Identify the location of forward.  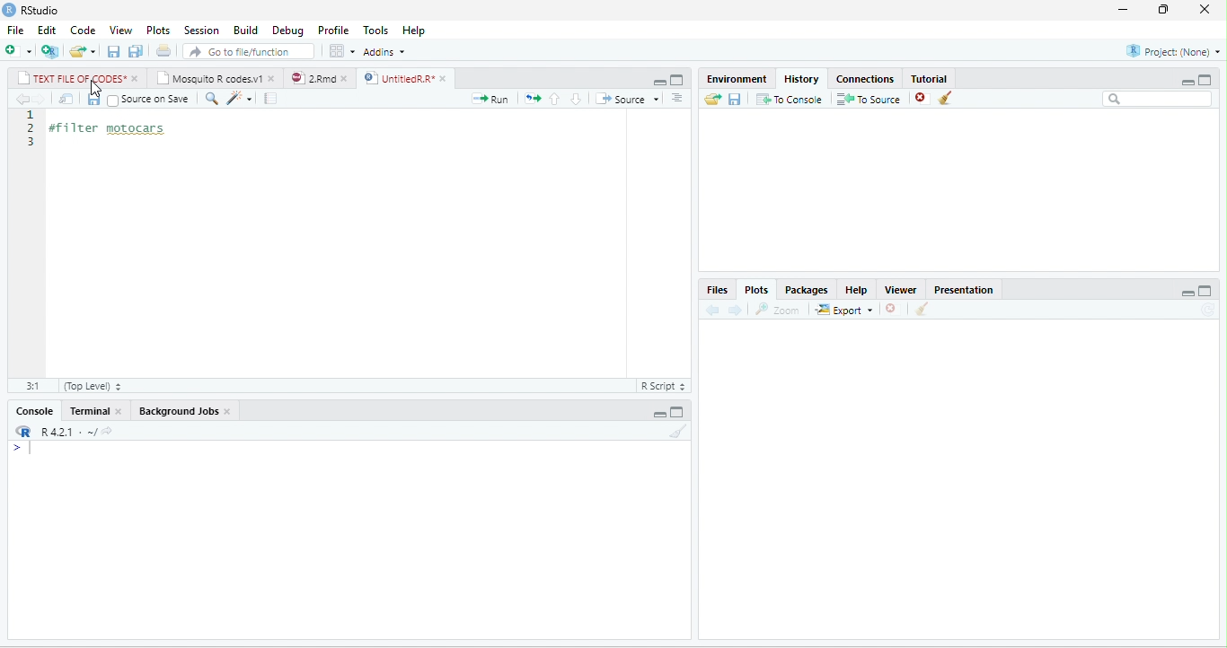
(40, 99).